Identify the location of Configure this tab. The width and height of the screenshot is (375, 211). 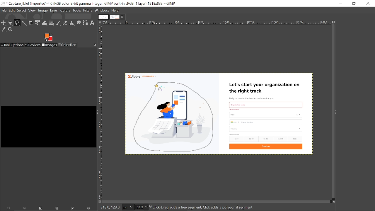
(95, 45).